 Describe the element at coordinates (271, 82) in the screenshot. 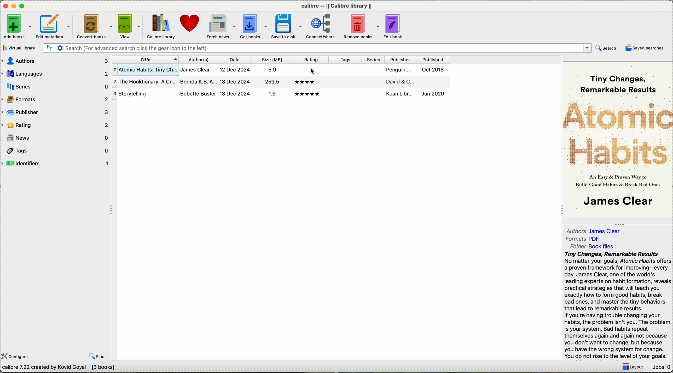

I see `259.5` at that location.